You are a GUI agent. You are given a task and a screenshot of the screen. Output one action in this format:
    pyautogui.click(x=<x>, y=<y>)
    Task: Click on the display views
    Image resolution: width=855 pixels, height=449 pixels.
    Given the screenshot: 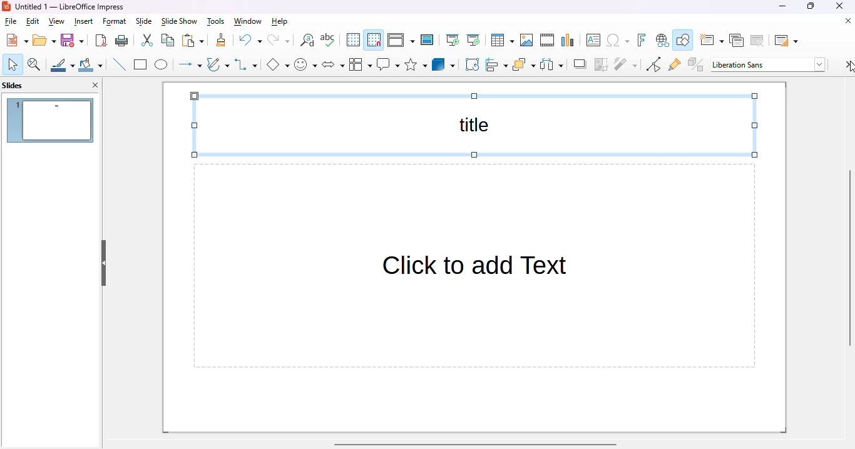 What is the action you would take?
    pyautogui.click(x=401, y=40)
    